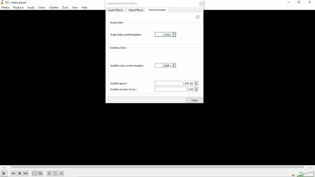 This screenshot has height=177, width=315. I want to click on Audio track synchronization, so click(125, 34).